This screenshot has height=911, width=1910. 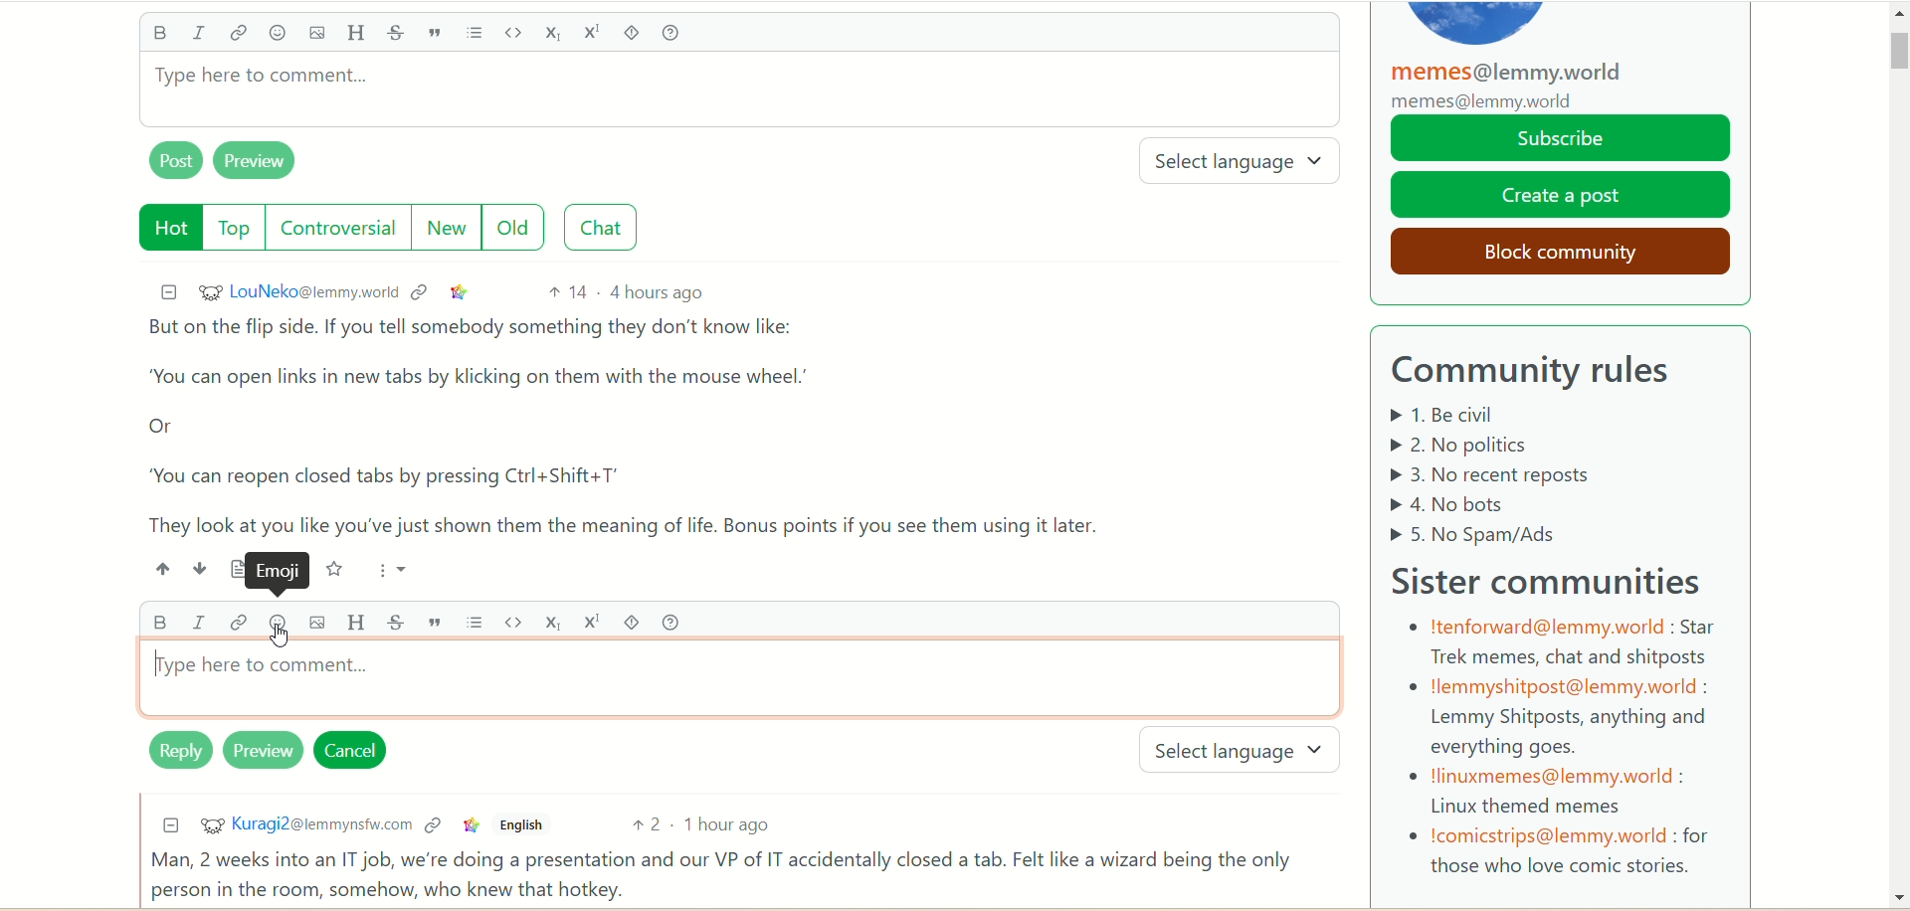 What do you see at coordinates (300, 823) in the screenshot?
I see `username` at bounding box center [300, 823].